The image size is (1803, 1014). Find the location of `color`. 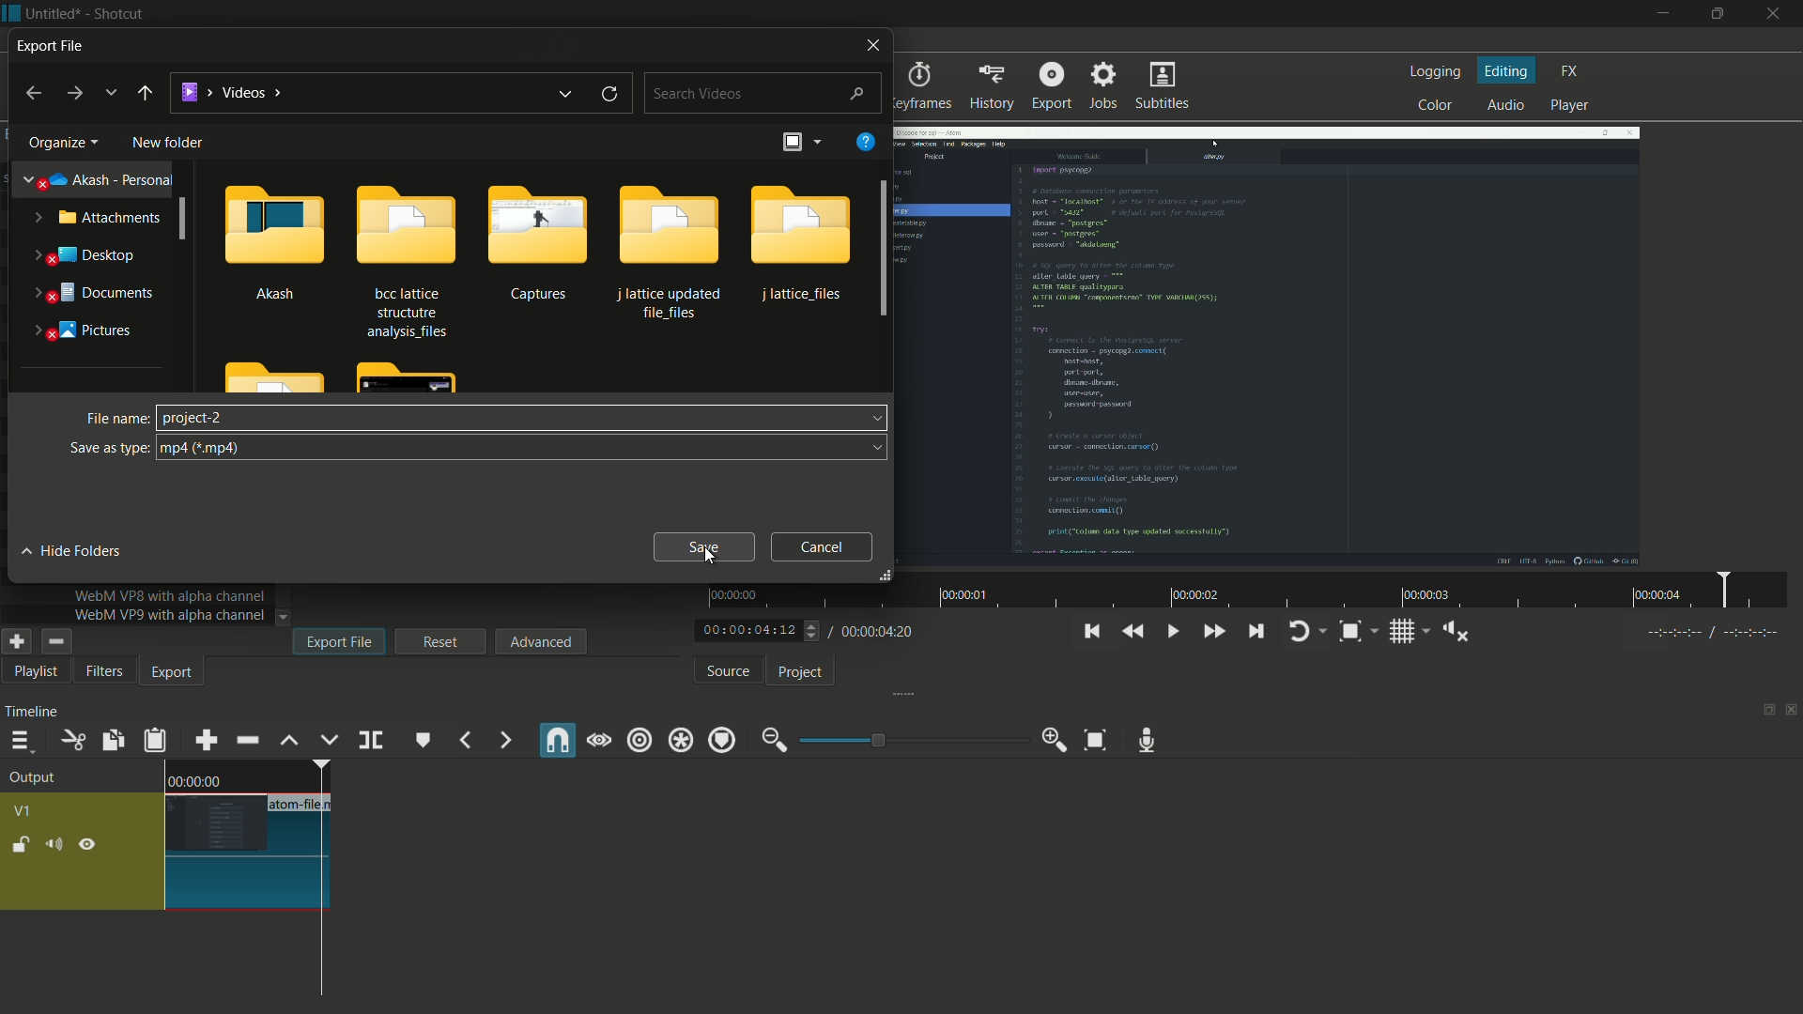

color is located at coordinates (1433, 106).